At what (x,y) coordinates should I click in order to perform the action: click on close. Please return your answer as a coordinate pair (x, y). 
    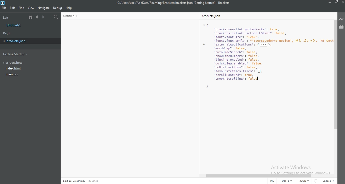
    Looking at the image, I should click on (343, 2).